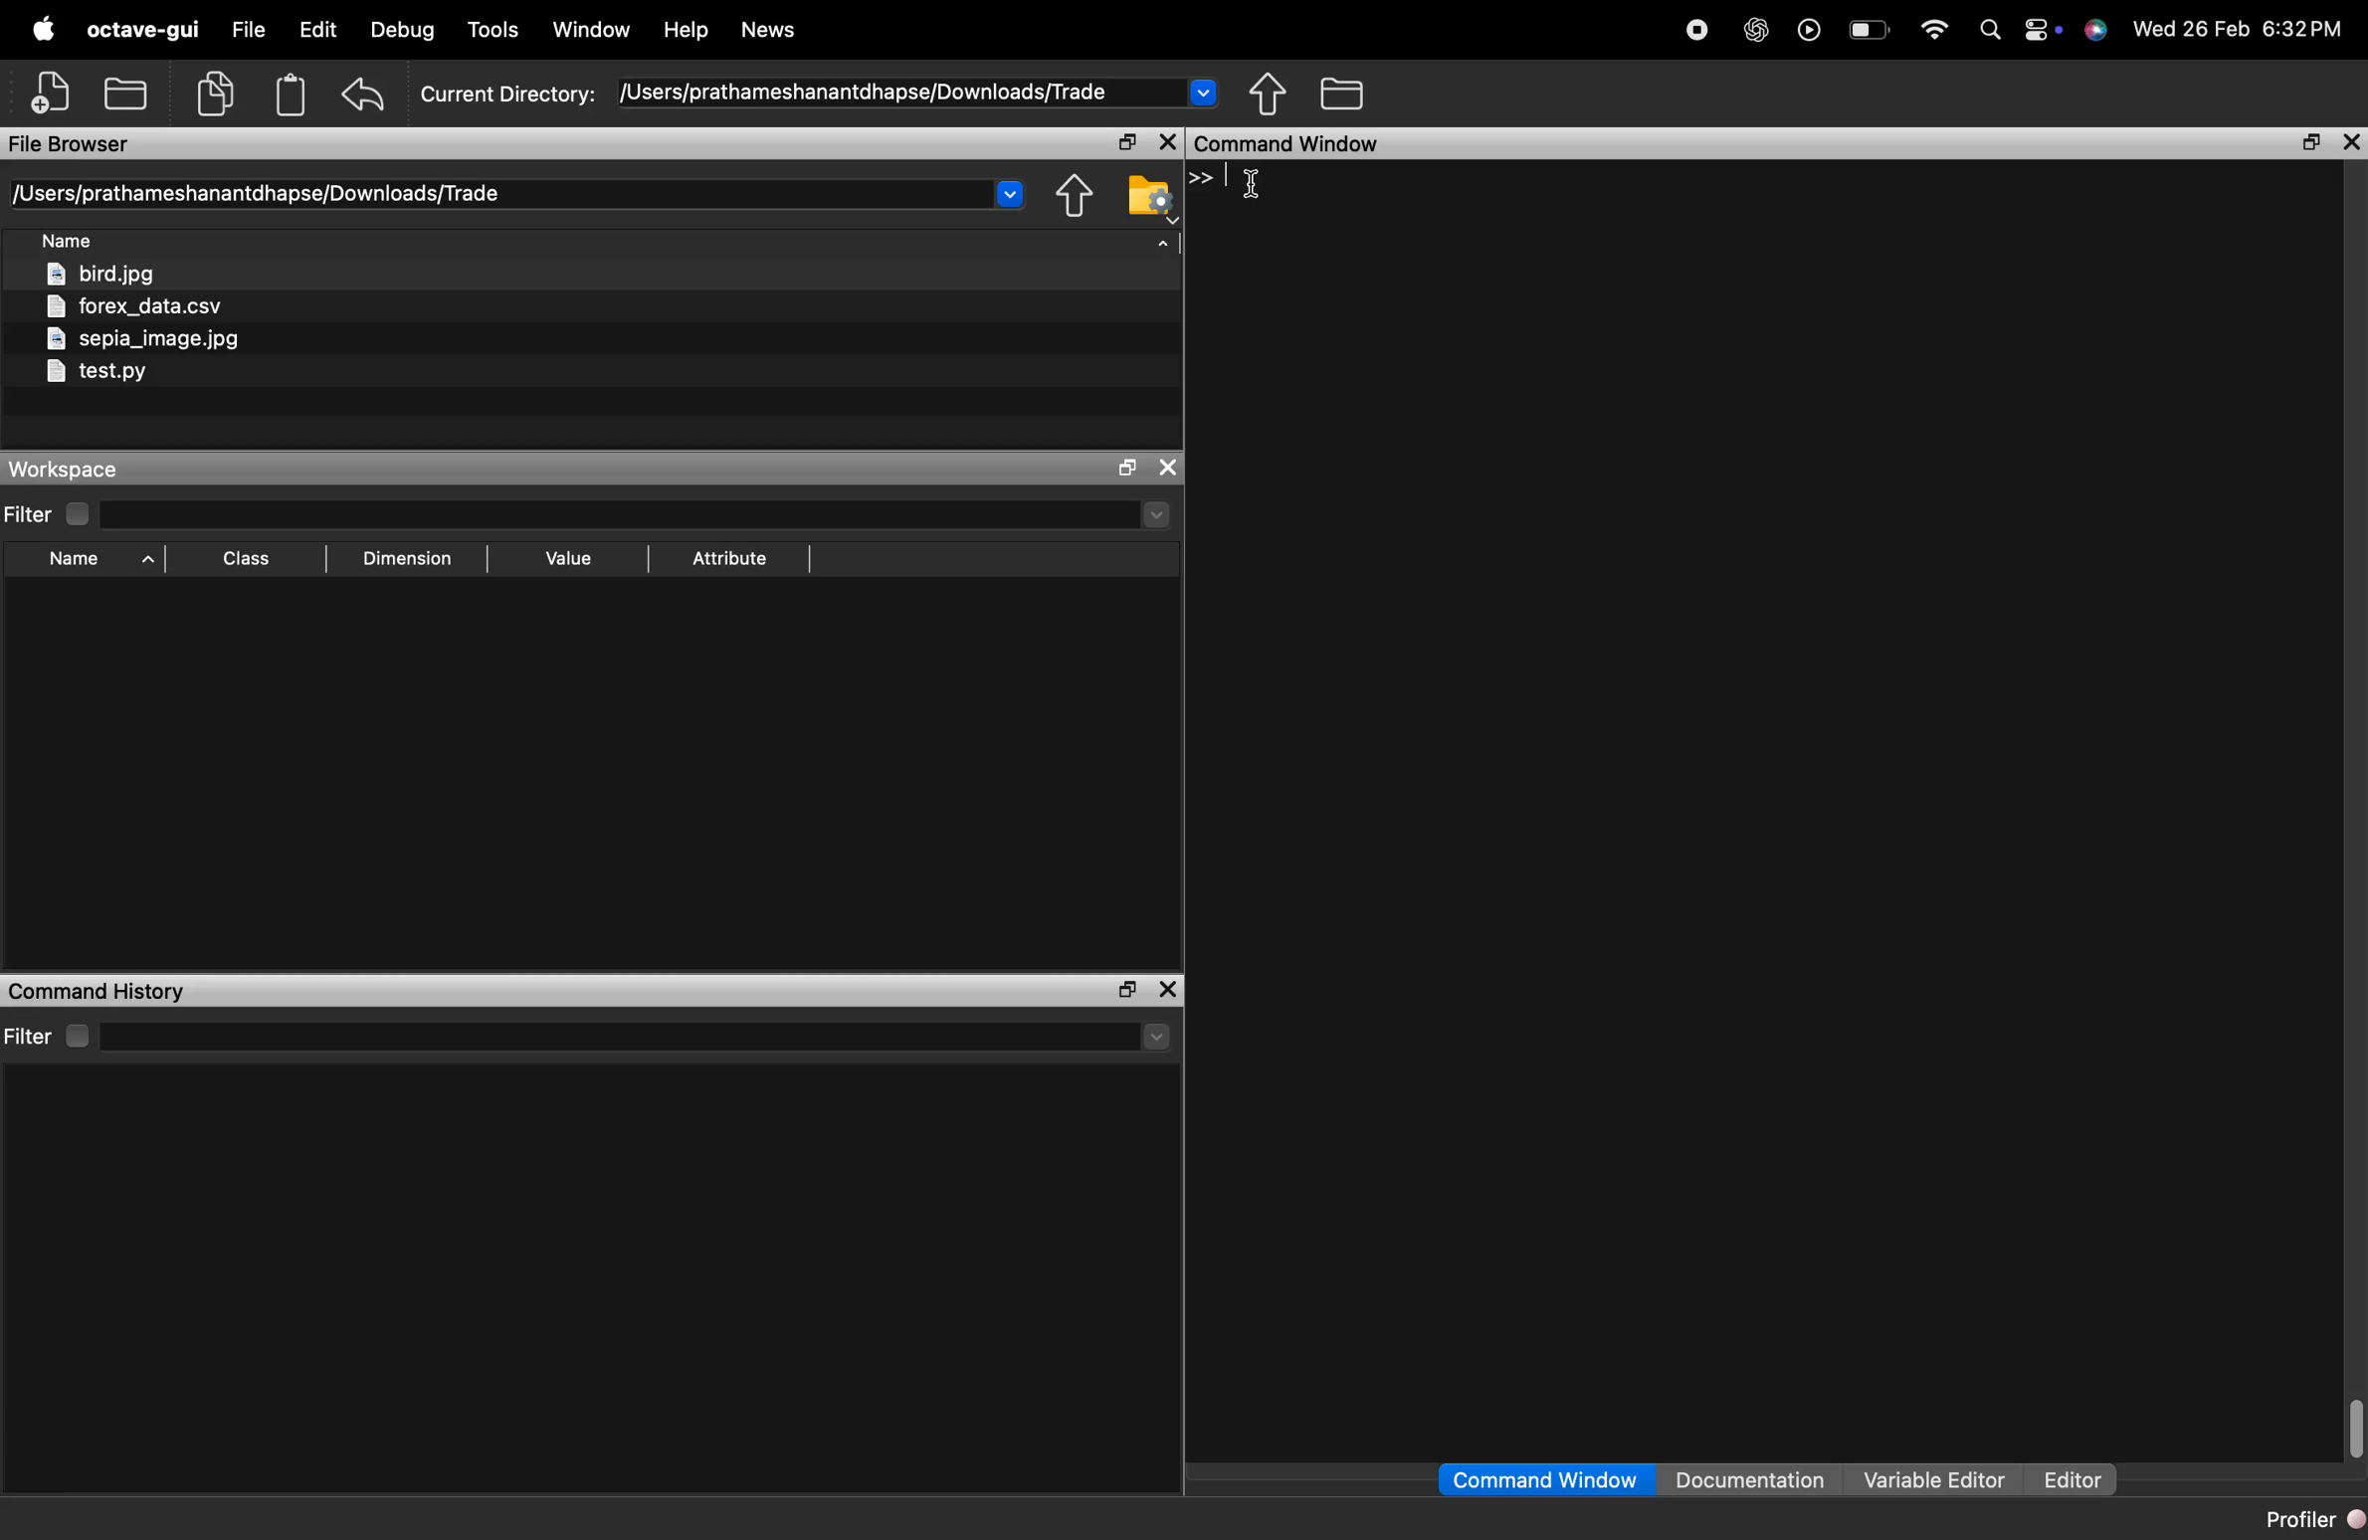  What do you see at coordinates (245, 31) in the screenshot?
I see `File` at bounding box center [245, 31].